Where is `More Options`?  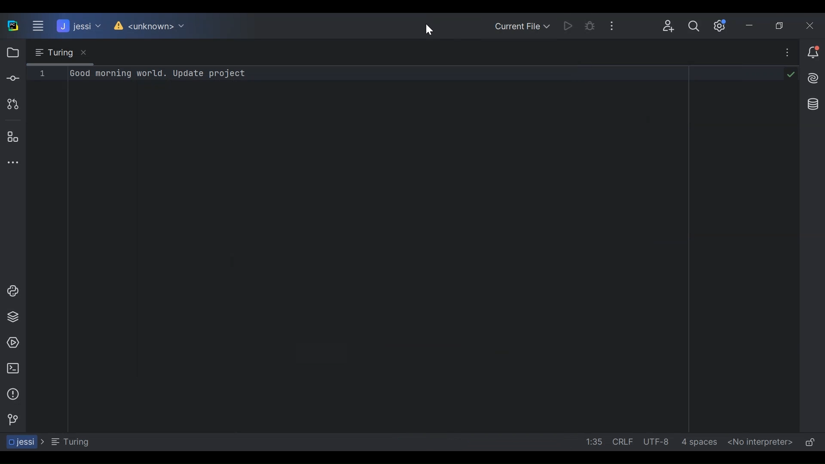 More Options is located at coordinates (618, 26).